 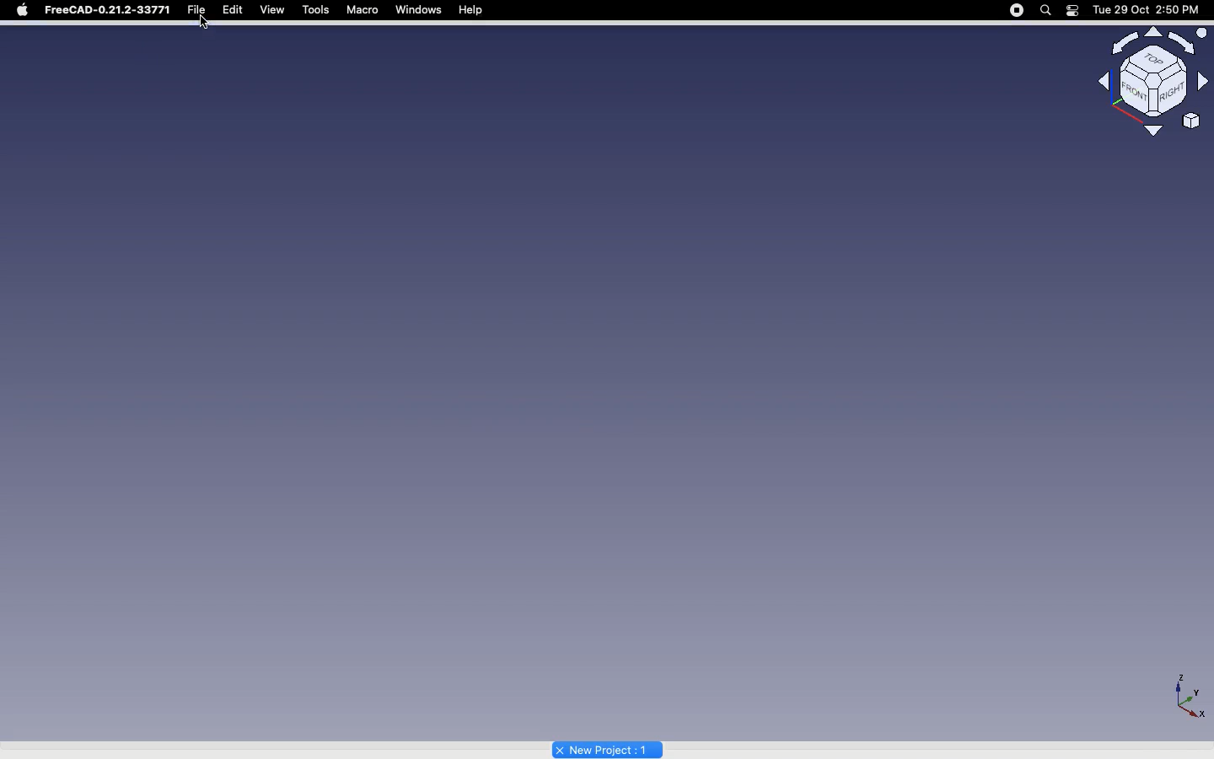 I want to click on Navigation styles, so click(x=1152, y=81).